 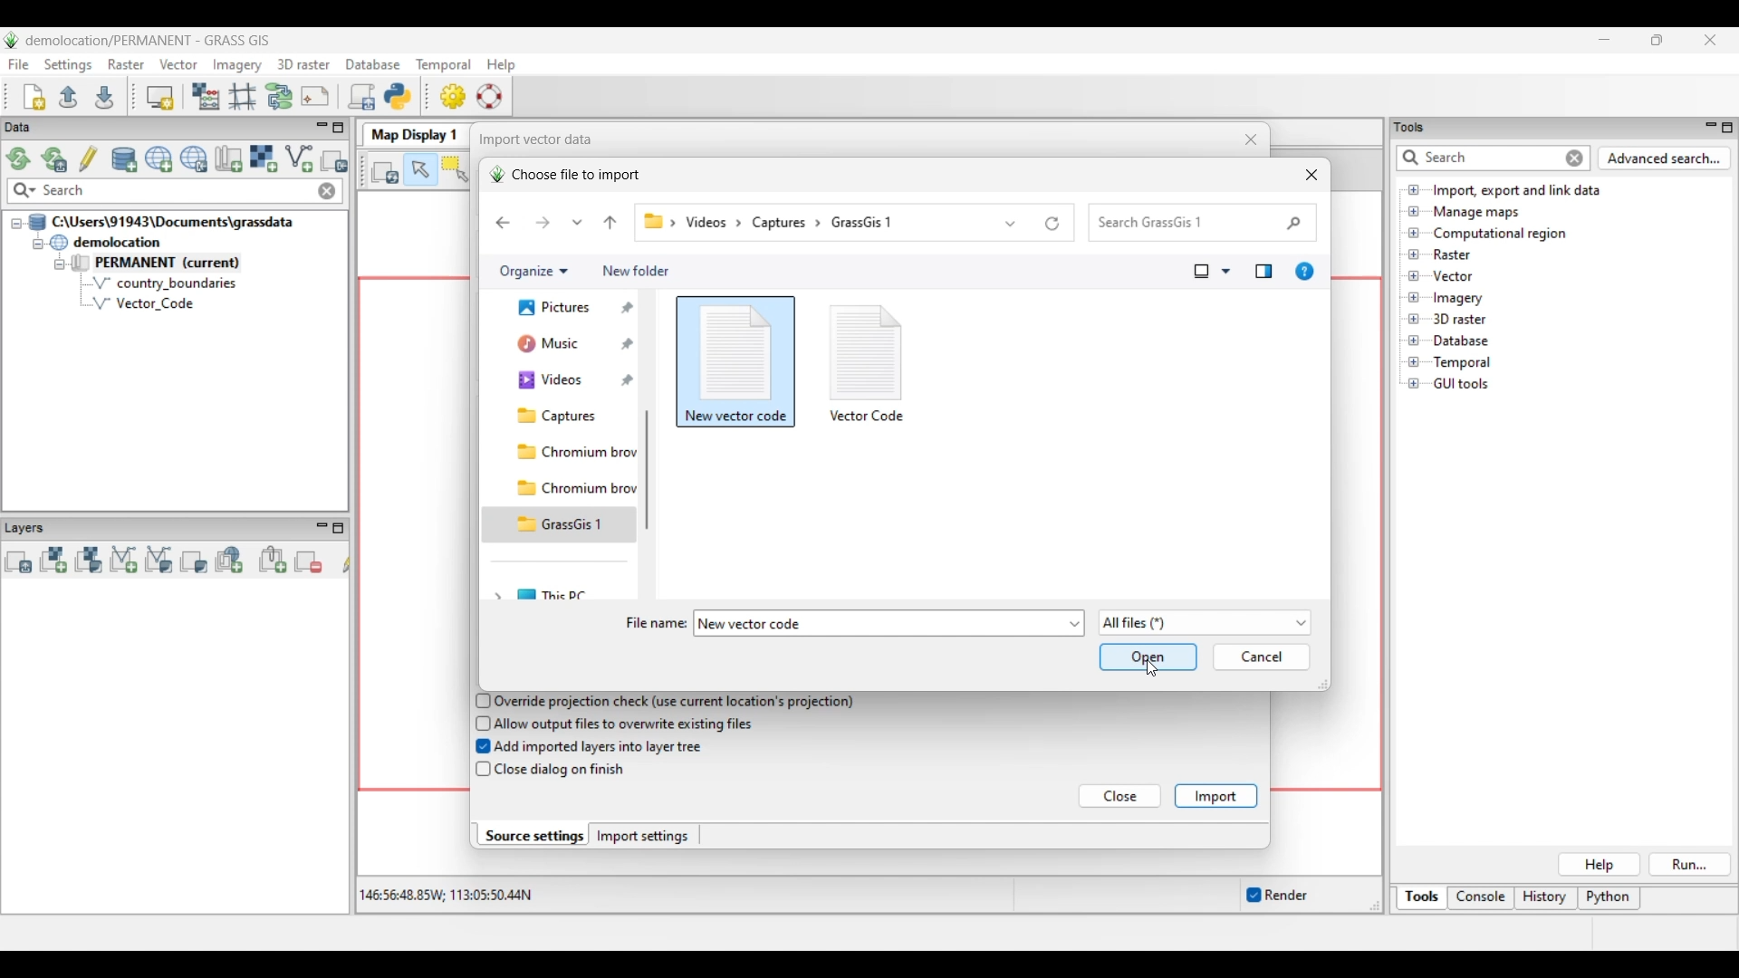 What do you see at coordinates (1477, 158) in the screenshot?
I see `Type in or enter details for quick search` at bounding box center [1477, 158].